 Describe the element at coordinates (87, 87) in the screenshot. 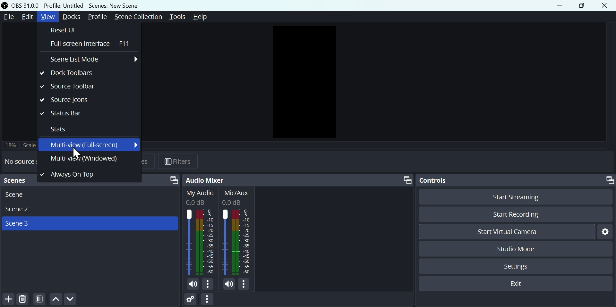

I see `Source toolbar` at that location.